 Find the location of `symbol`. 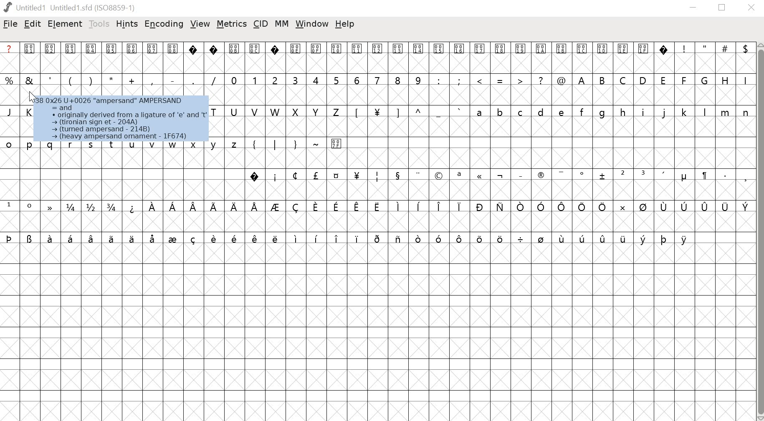

symbol is located at coordinates (296, 238).